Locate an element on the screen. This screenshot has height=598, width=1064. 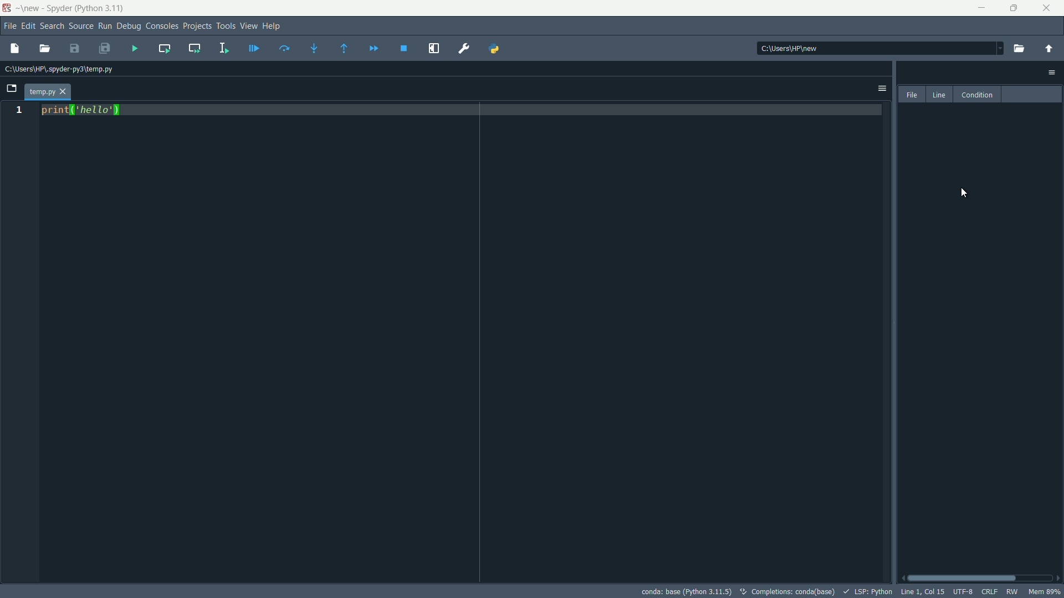
run current cell is located at coordinates (165, 49).